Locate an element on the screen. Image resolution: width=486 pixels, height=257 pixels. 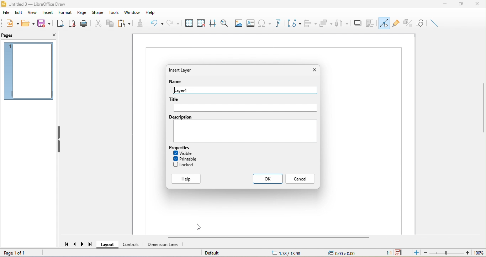
help is located at coordinates (152, 11).